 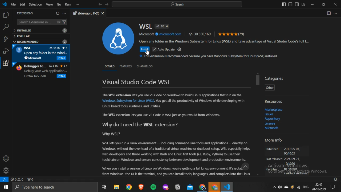 I want to click on Wifi, so click(x=298, y=187).